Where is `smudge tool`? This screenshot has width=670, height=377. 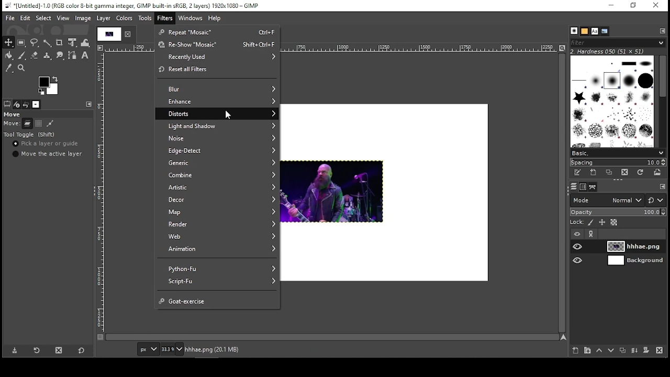 smudge tool is located at coordinates (61, 57).